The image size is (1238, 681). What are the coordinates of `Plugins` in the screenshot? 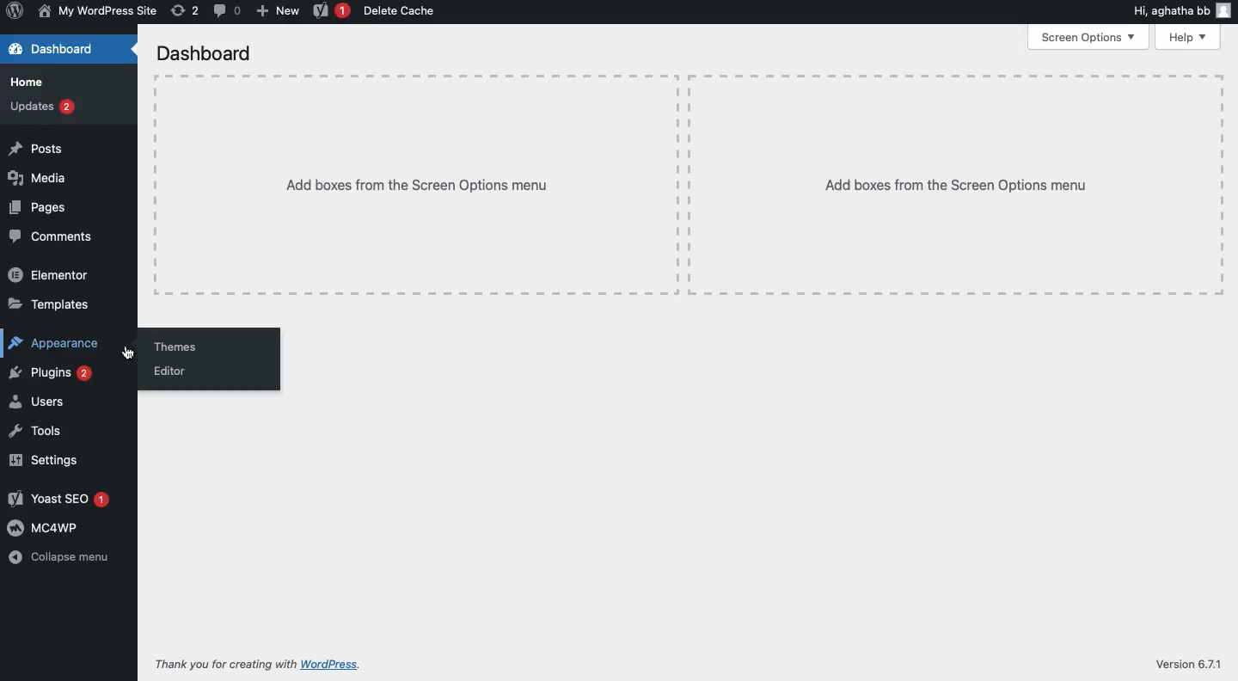 It's located at (53, 375).